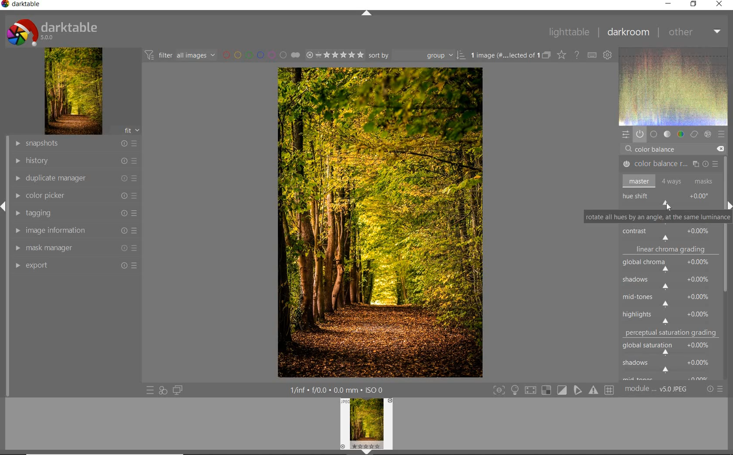 This screenshot has height=455, width=733. Describe the element at coordinates (667, 135) in the screenshot. I see `tone` at that location.